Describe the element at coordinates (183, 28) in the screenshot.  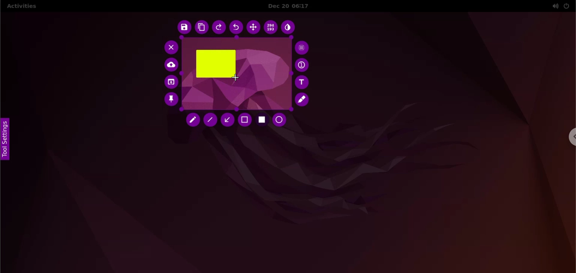
I see `save` at that location.